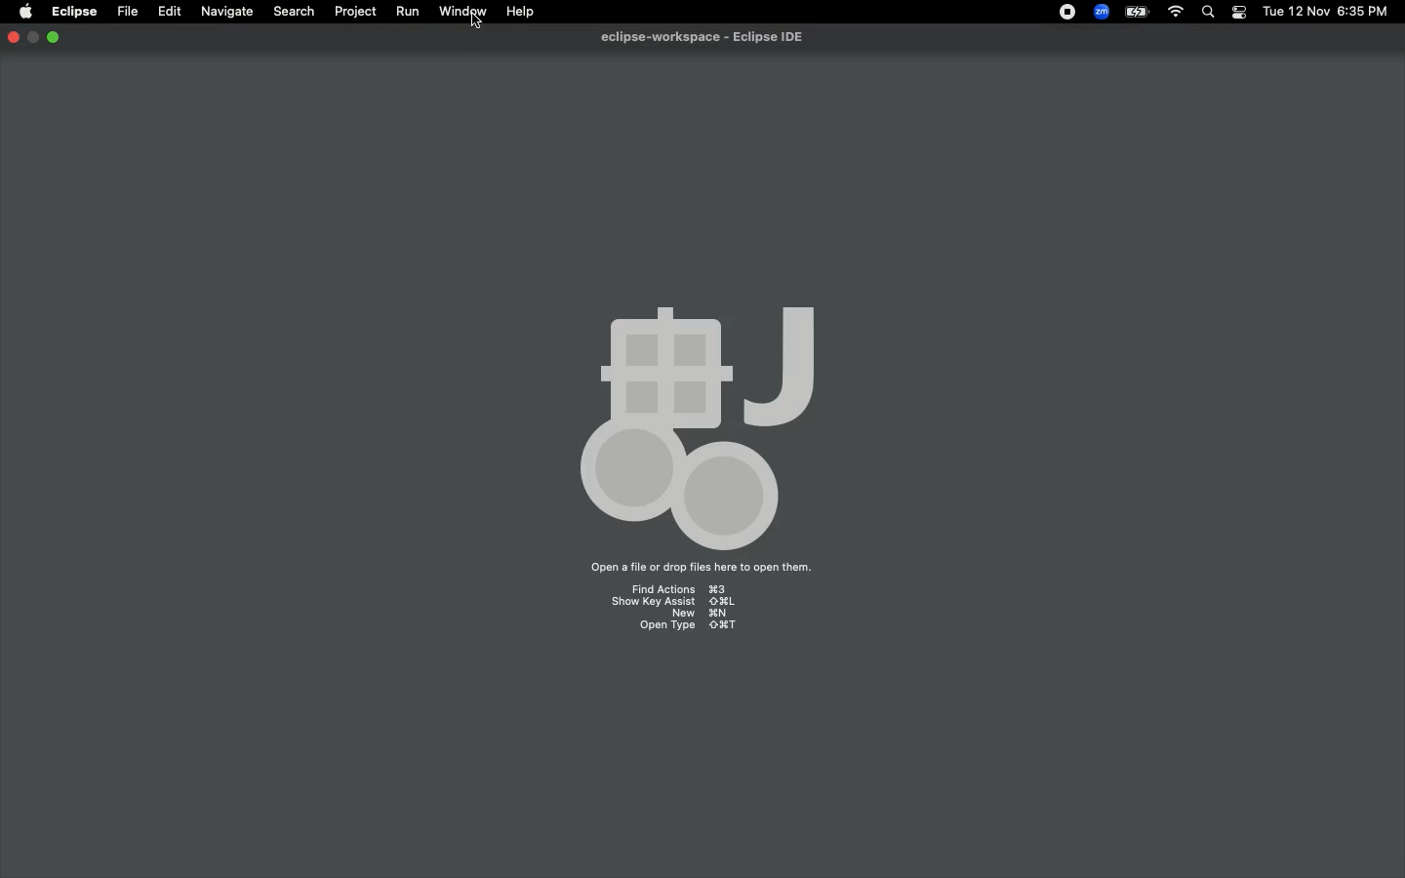 The width and height of the screenshot is (1405, 878). I want to click on Help, so click(522, 12).